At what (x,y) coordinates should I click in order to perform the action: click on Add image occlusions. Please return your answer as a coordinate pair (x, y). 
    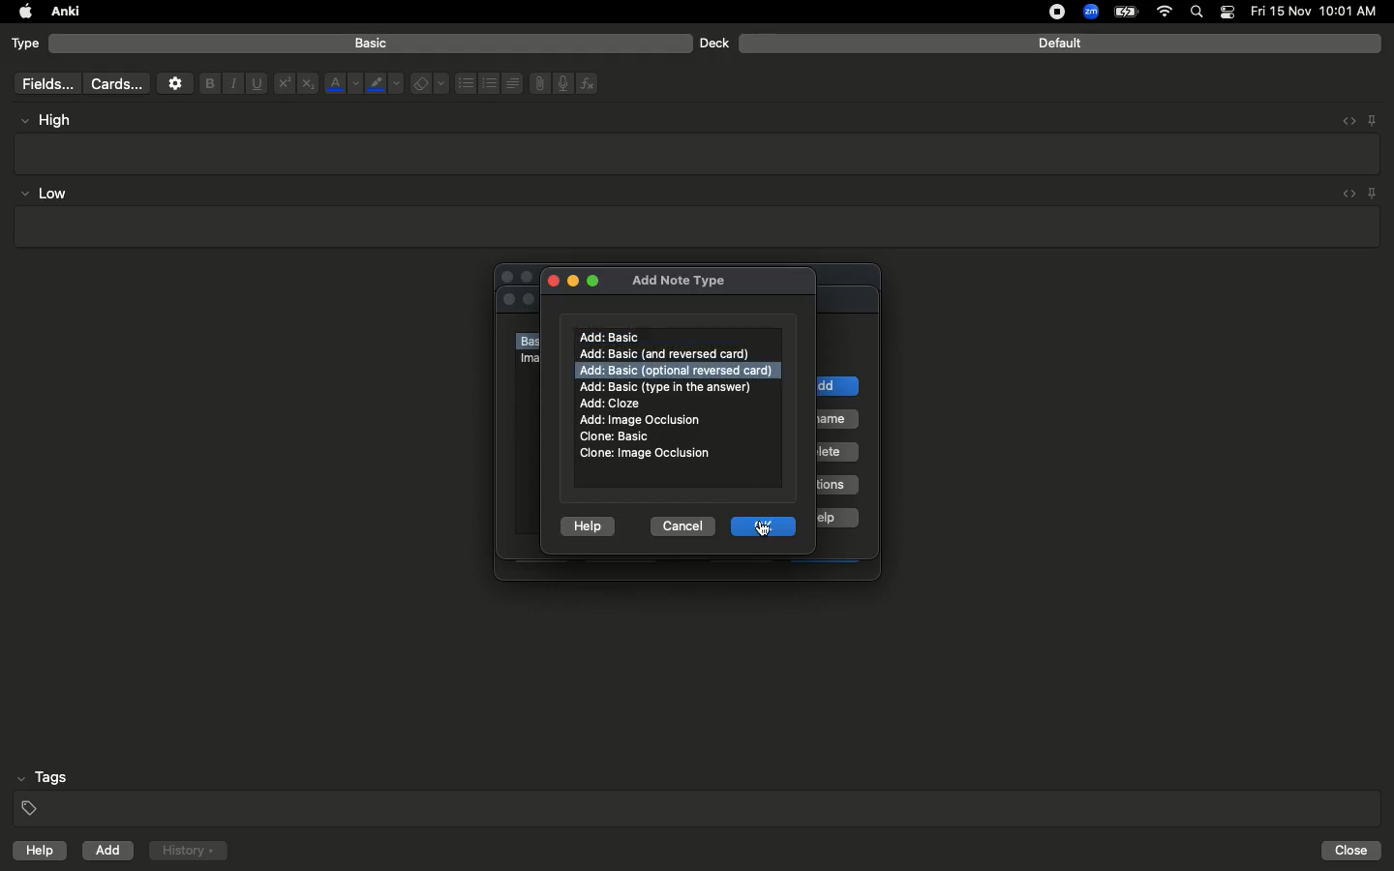
    Looking at the image, I should click on (645, 420).